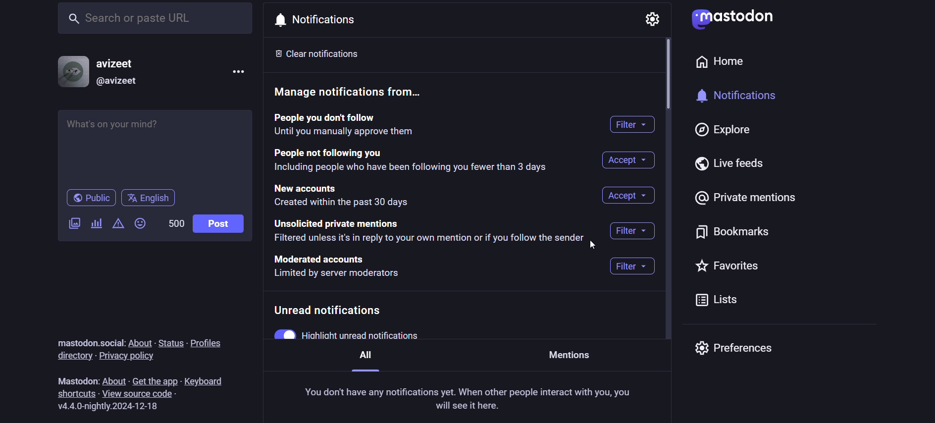  I want to click on Whats on your mind?, so click(152, 145).